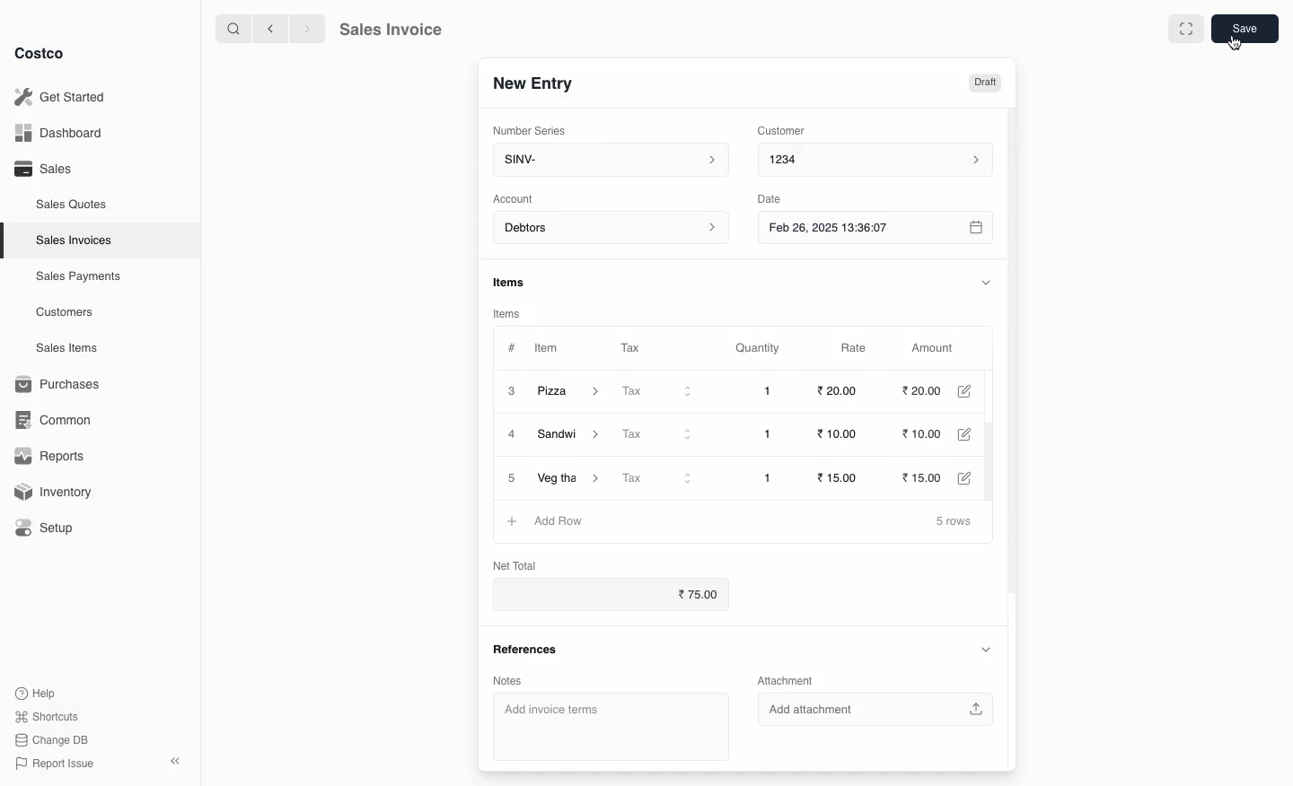  Describe the element at coordinates (787, 682) in the screenshot. I see `Attachment` at that location.